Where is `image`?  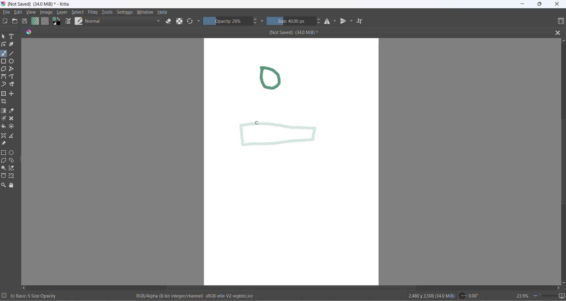
image is located at coordinates (47, 12).